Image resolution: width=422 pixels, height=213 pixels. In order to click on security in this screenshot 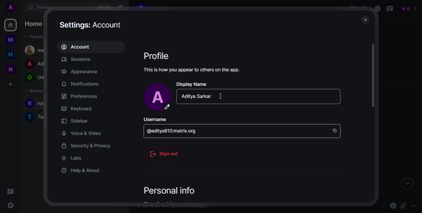, I will do `click(86, 145)`.